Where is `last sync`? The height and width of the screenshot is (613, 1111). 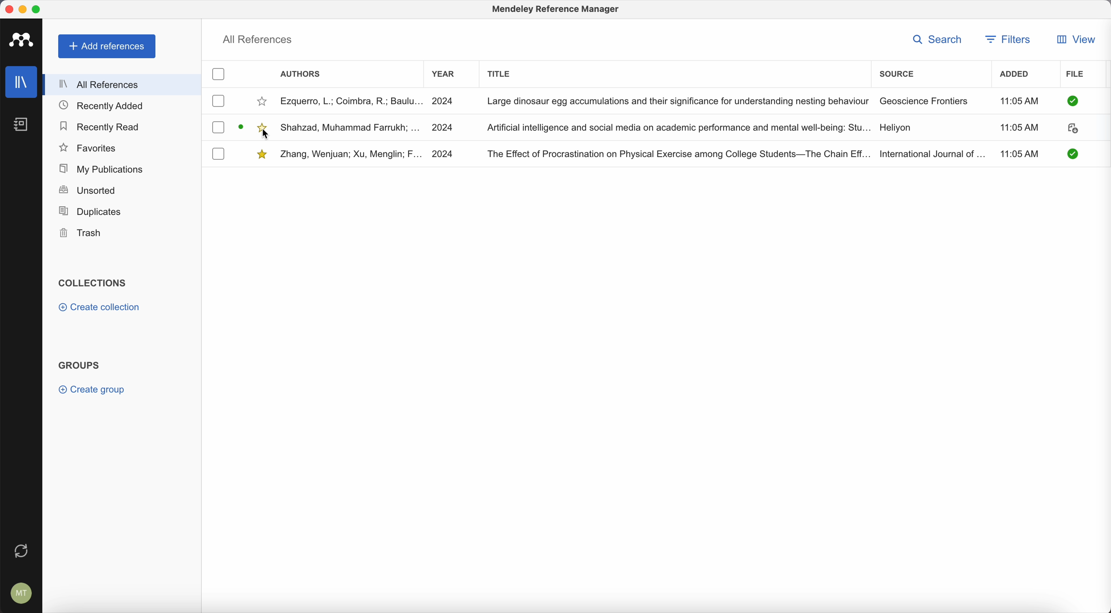
last sync is located at coordinates (22, 549).